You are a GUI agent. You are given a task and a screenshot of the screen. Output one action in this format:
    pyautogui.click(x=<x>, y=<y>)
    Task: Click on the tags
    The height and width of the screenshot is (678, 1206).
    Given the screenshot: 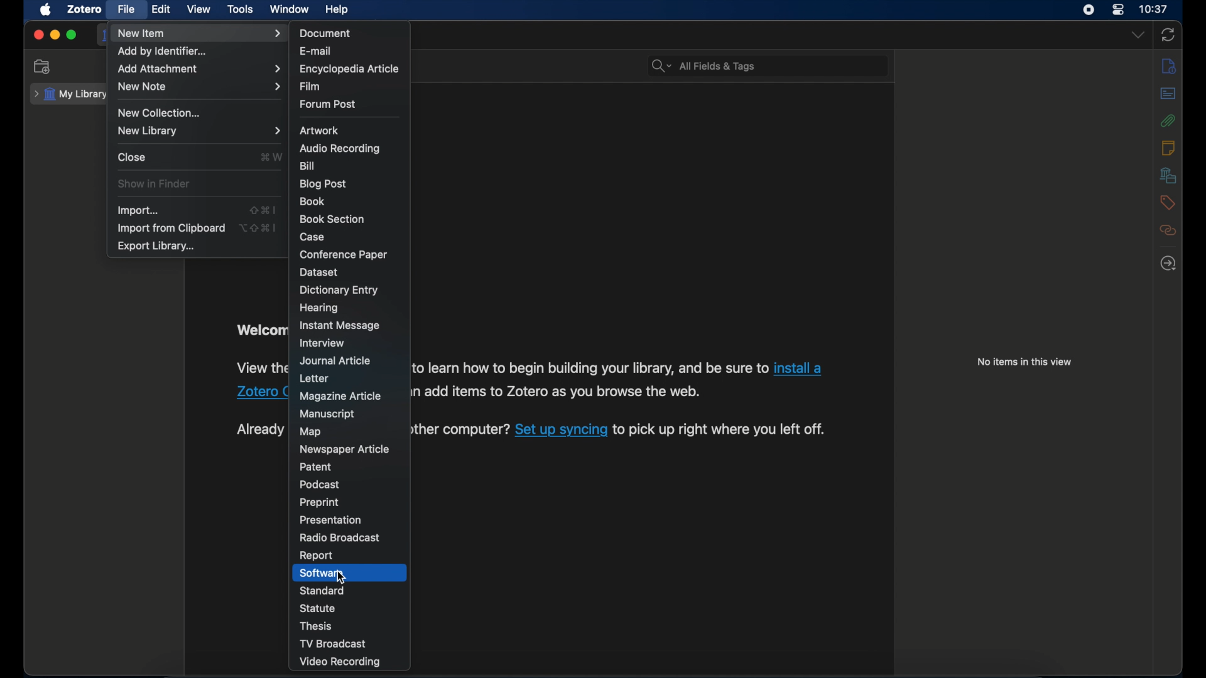 What is the action you would take?
    pyautogui.click(x=1168, y=203)
    